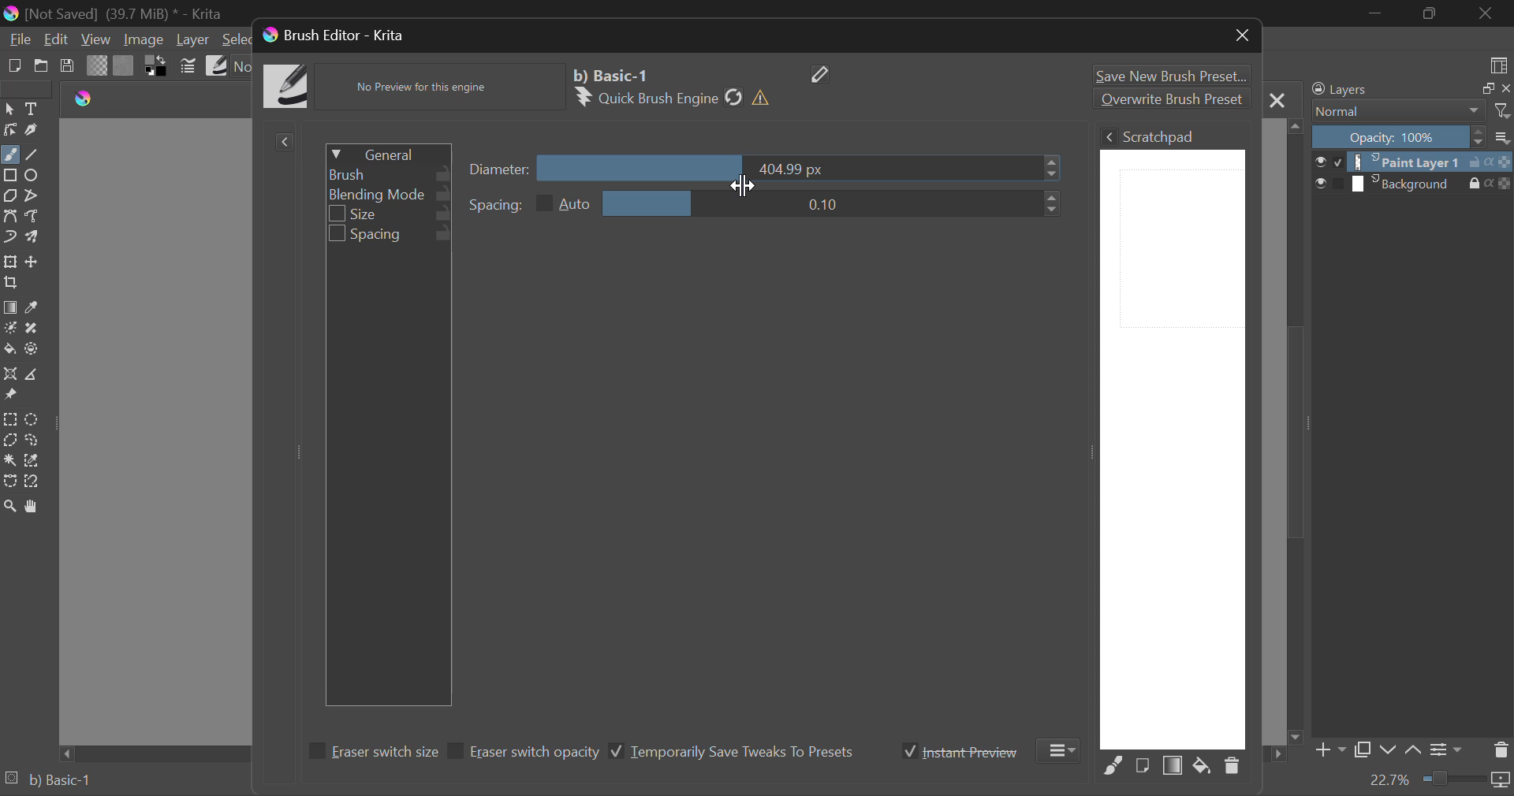 This screenshot has width=1514, height=796. I want to click on Fill Gradient, so click(9, 307).